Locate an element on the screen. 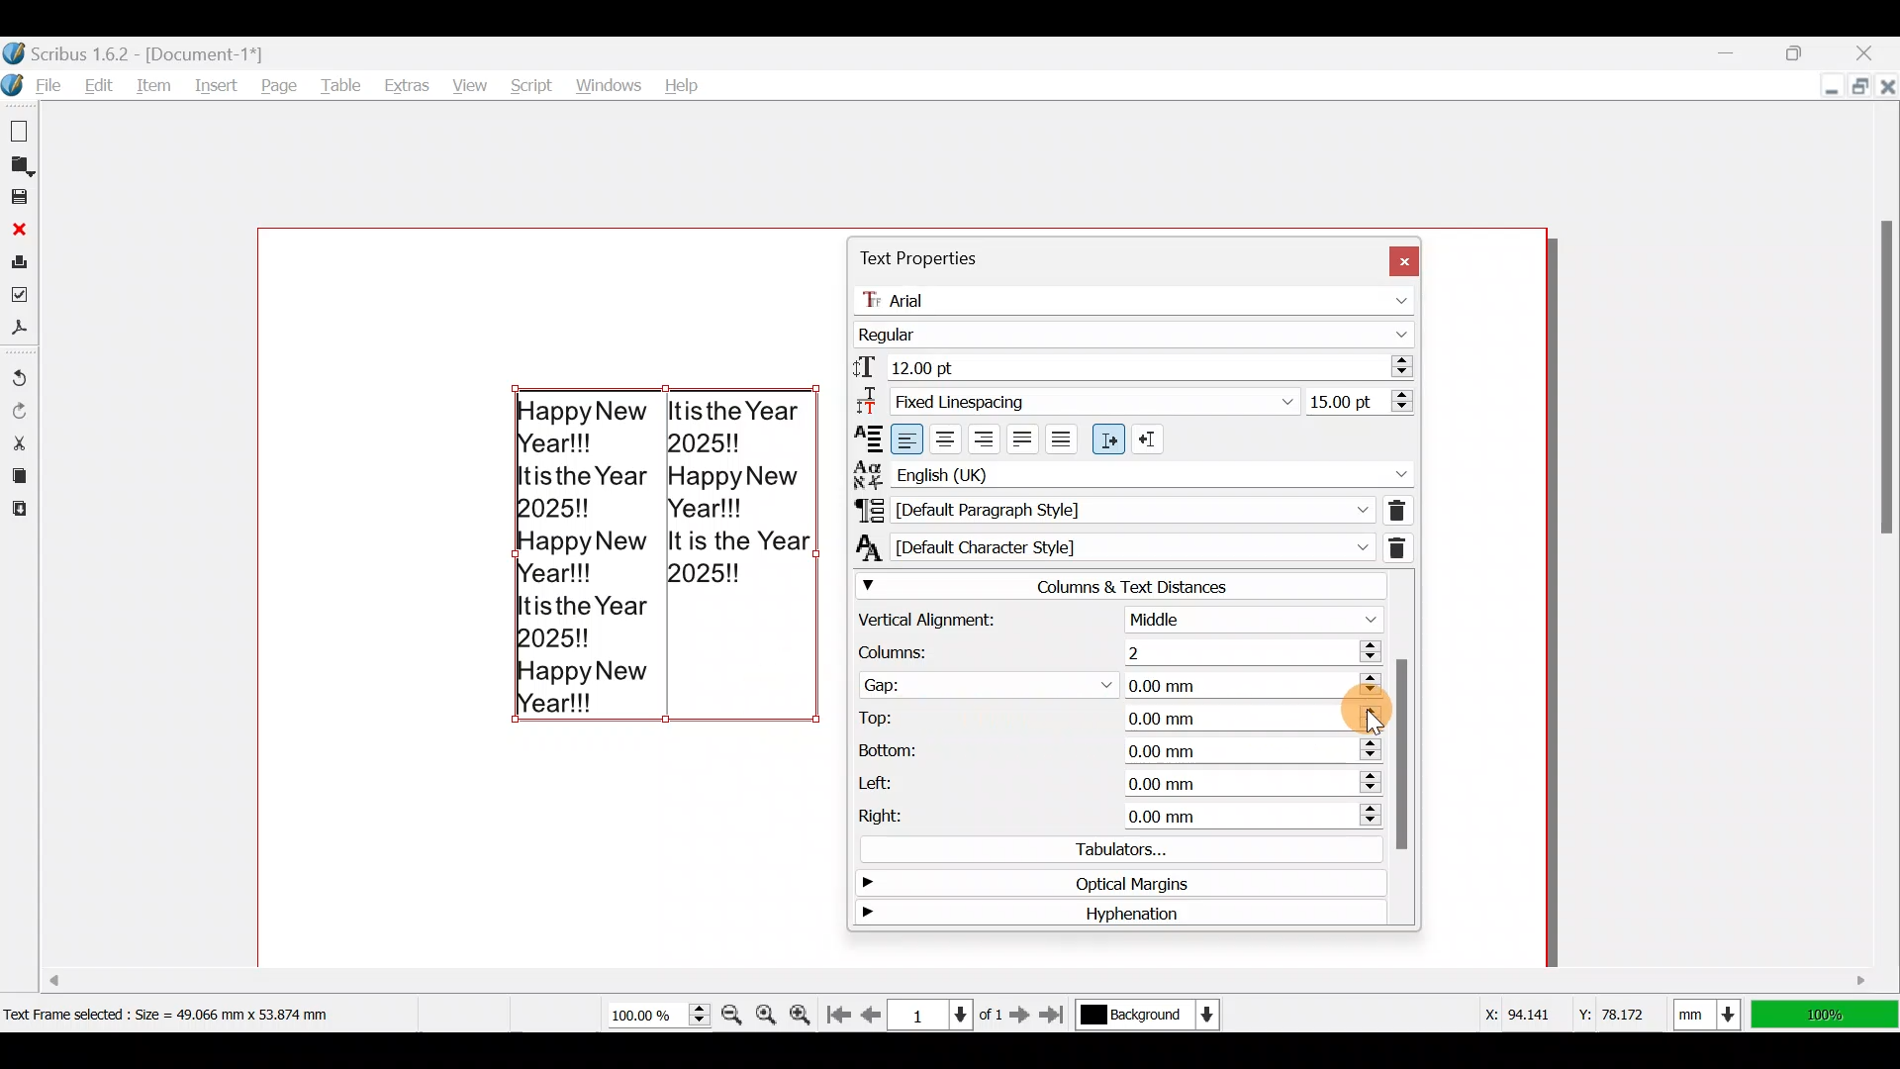 The height and width of the screenshot is (1069, 1900). Happy New Year is located at coordinates (667, 569).